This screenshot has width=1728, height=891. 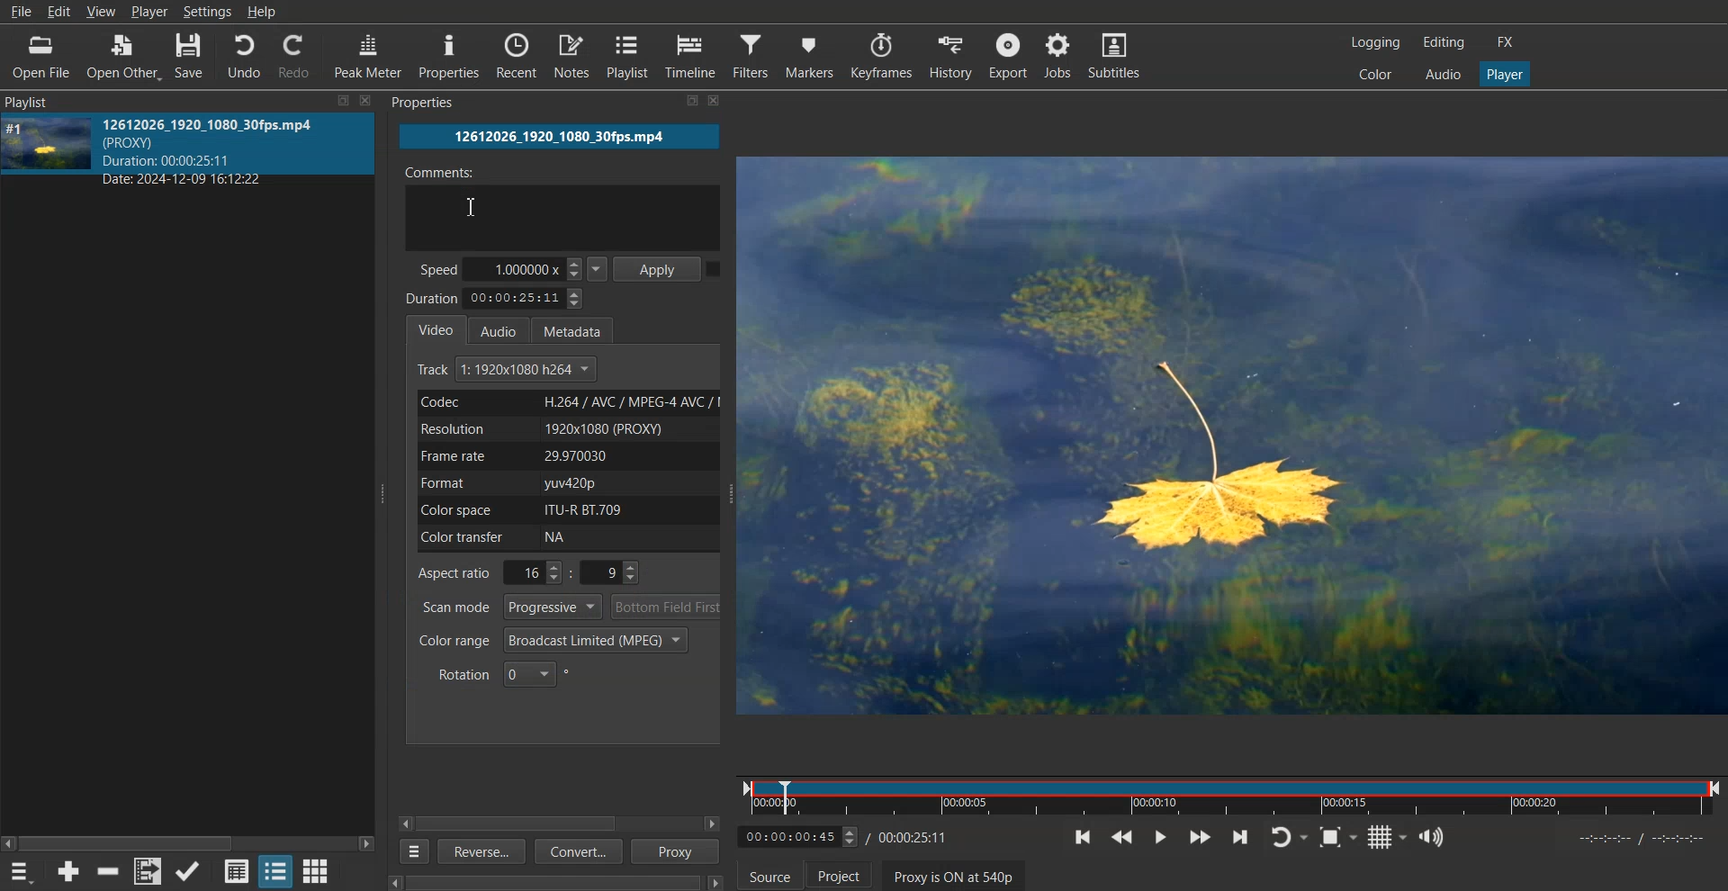 What do you see at coordinates (560, 137) in the screenshot?
I see `File Name` at bounding box center [560, 137].